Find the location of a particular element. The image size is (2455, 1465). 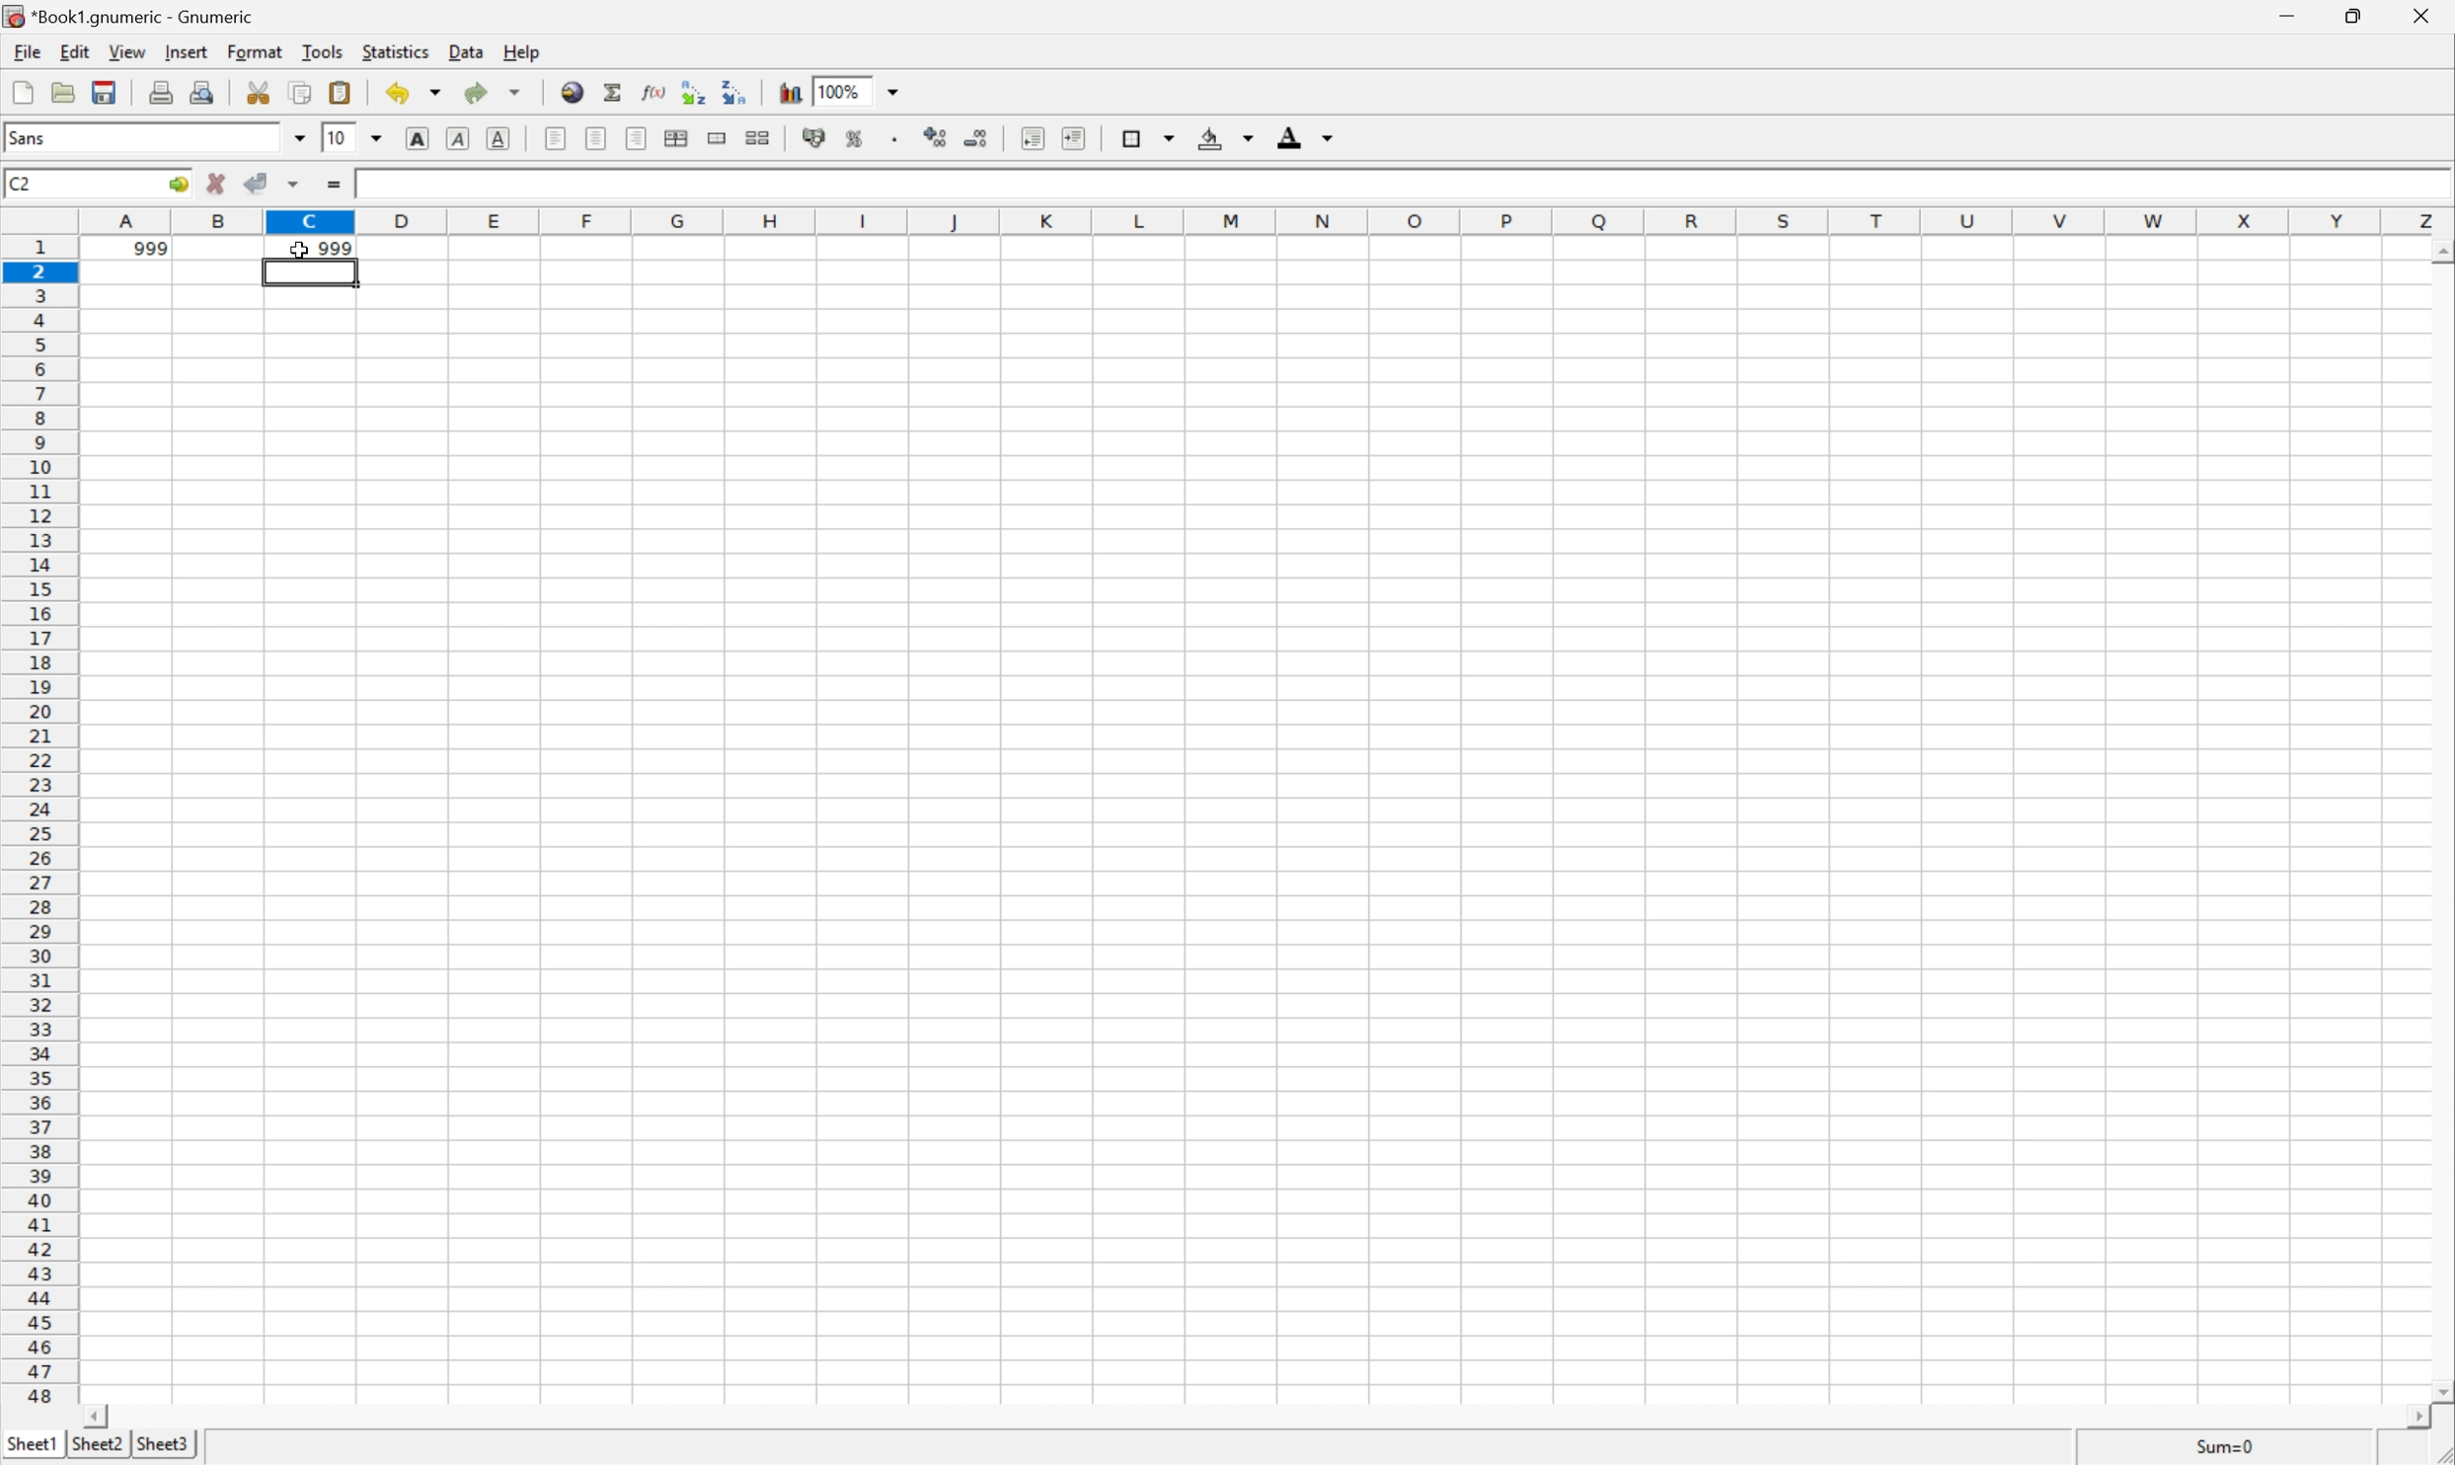

edit is located at coordinates (77, 52).